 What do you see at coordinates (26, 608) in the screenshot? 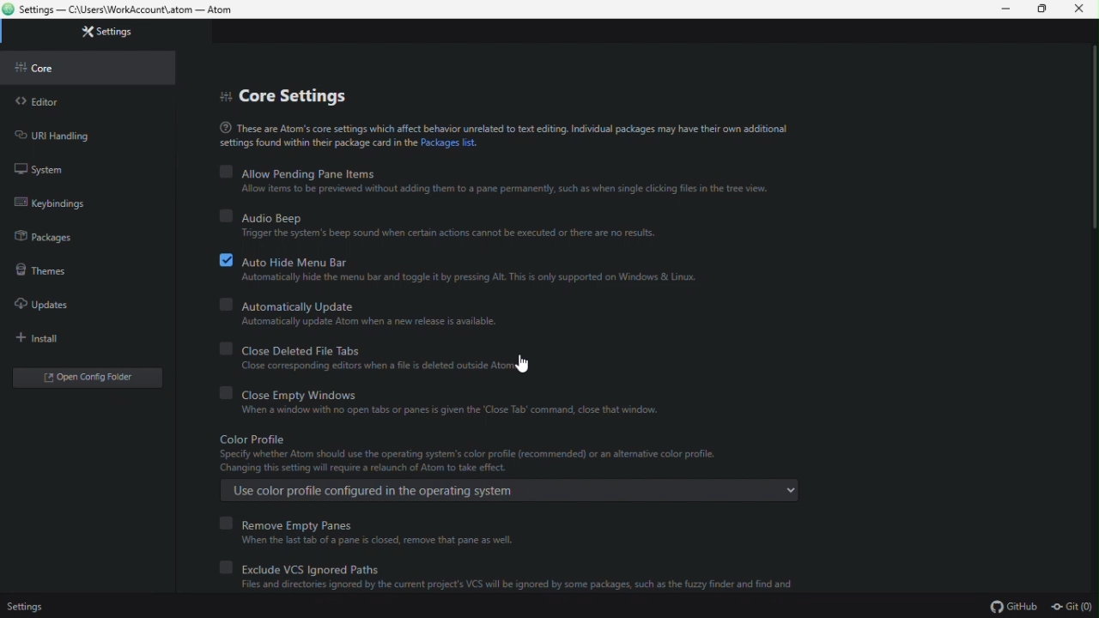
I see `settings` at bounding box center [26, 608].